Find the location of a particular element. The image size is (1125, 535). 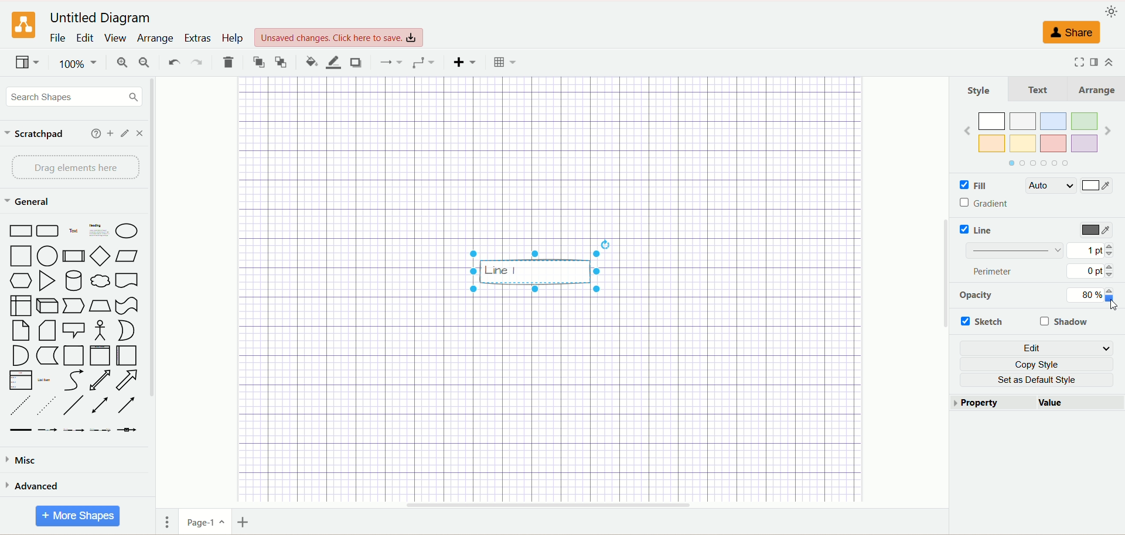

logo is located at coordinates (22, 25).